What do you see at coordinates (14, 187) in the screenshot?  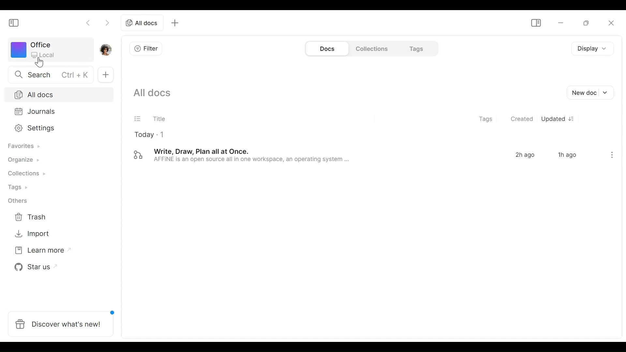 I see `Tags` at bounding box center [14, 187].